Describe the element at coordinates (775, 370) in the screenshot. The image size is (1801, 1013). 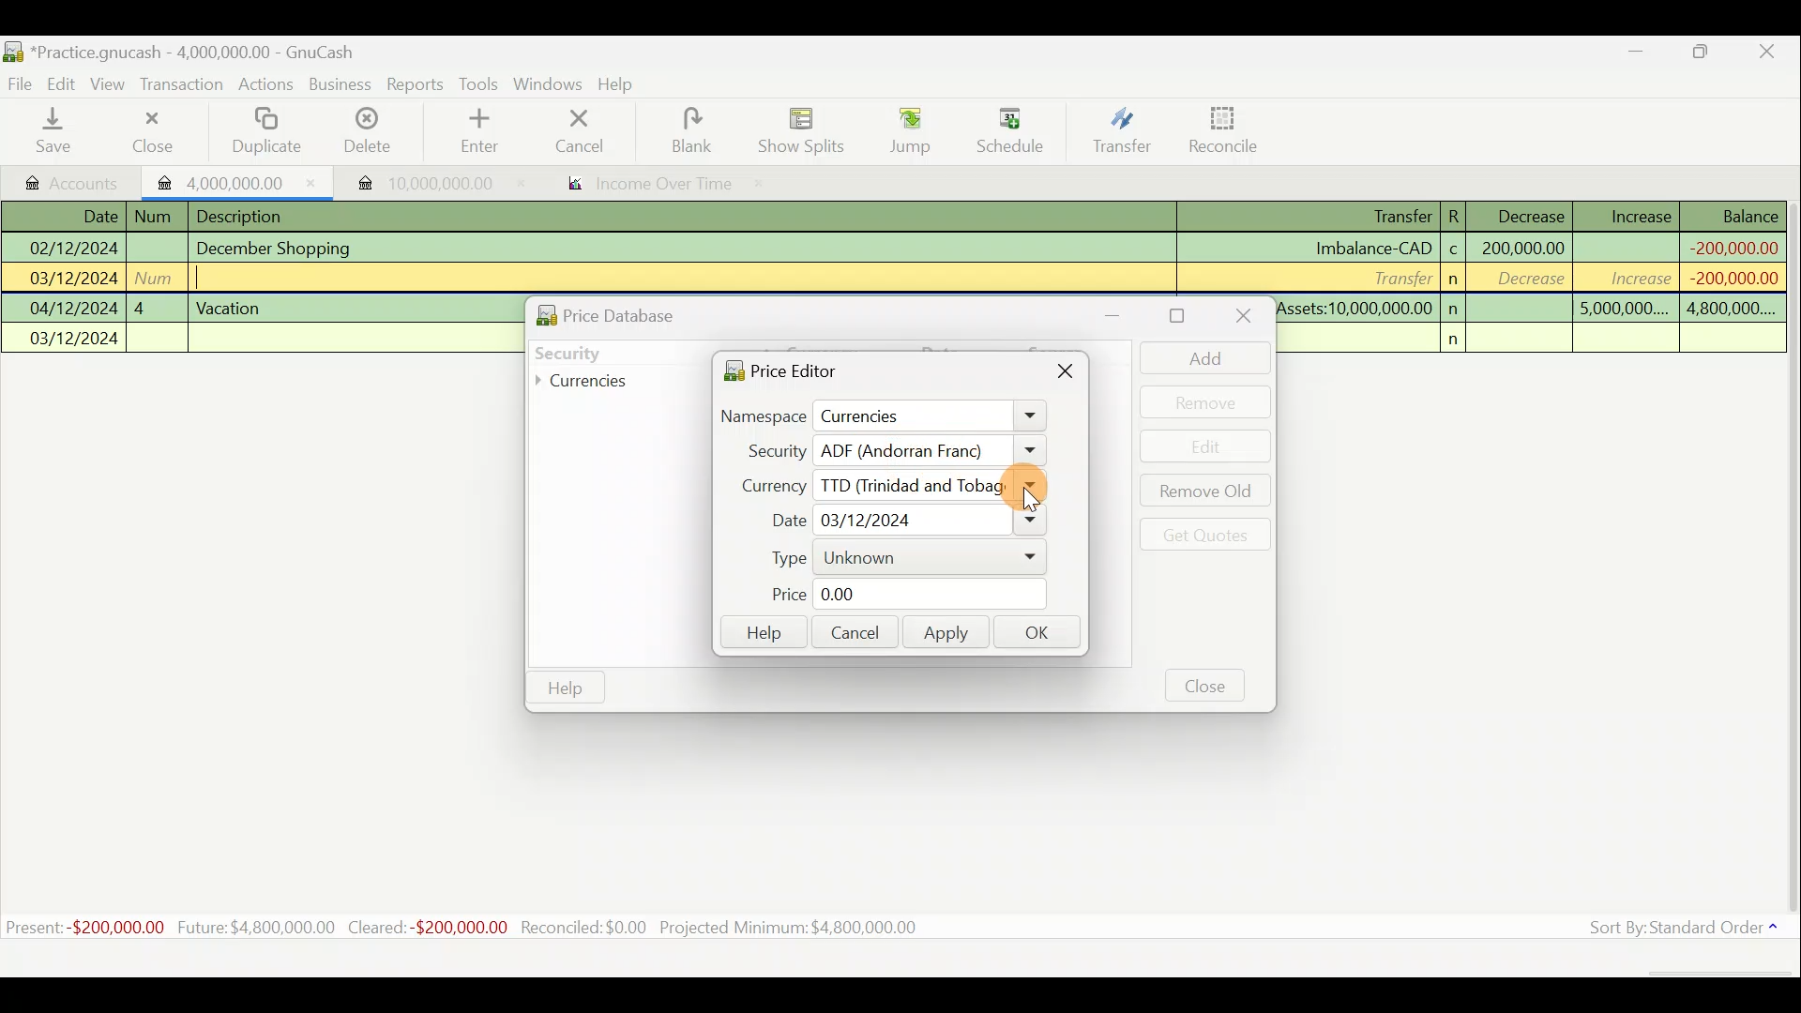
I see `Price editor` at that location.